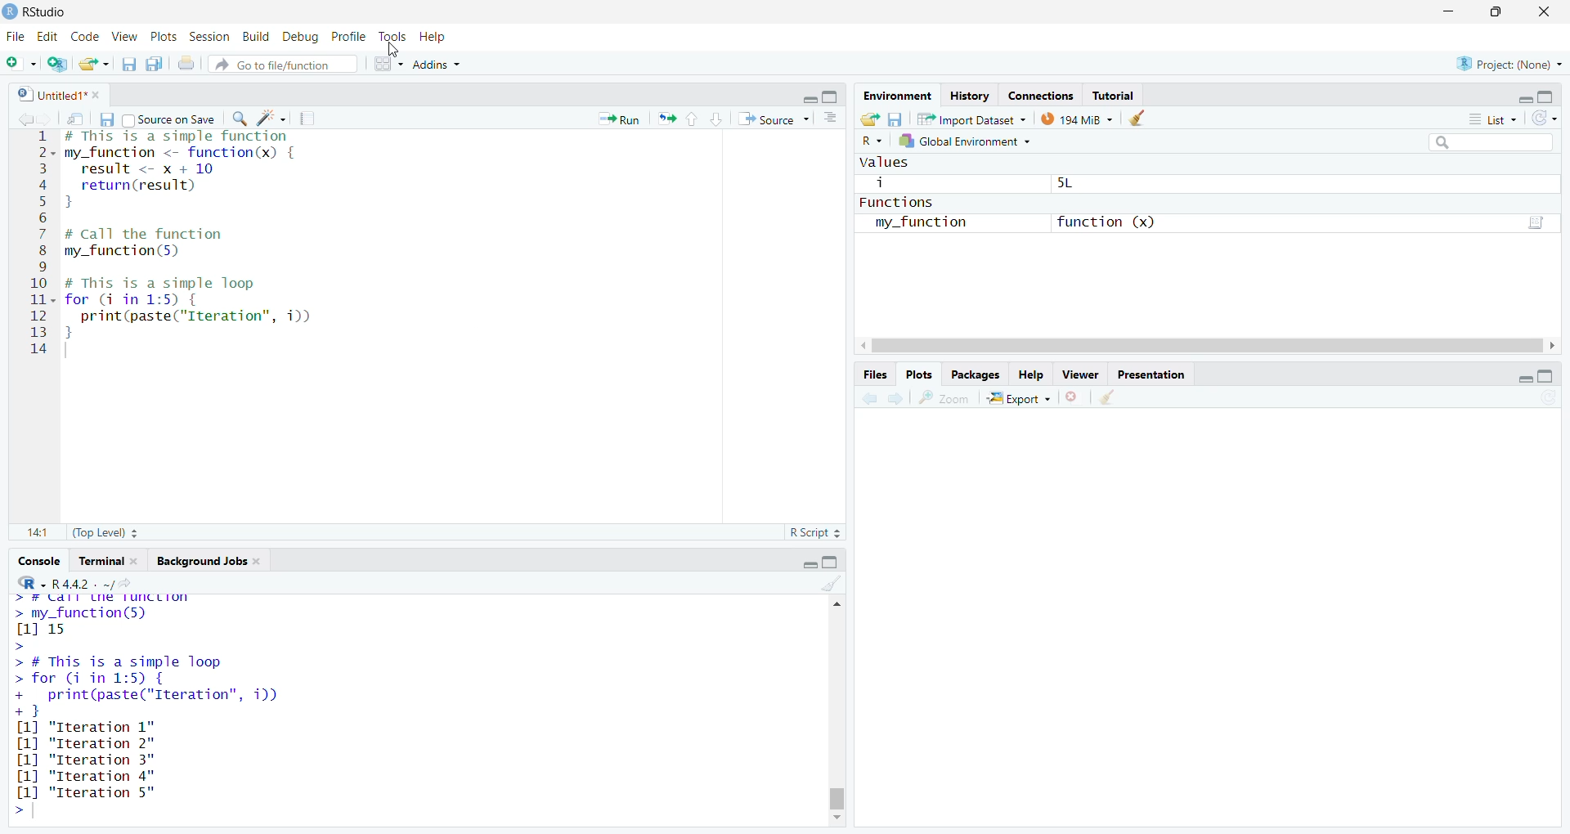  Describe the element at coordinates (1030, 374) in the screenshot. I see `help` at that location.